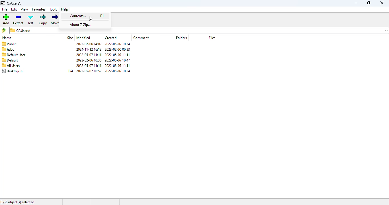  I want to click on created date and time, so click(118, 58).